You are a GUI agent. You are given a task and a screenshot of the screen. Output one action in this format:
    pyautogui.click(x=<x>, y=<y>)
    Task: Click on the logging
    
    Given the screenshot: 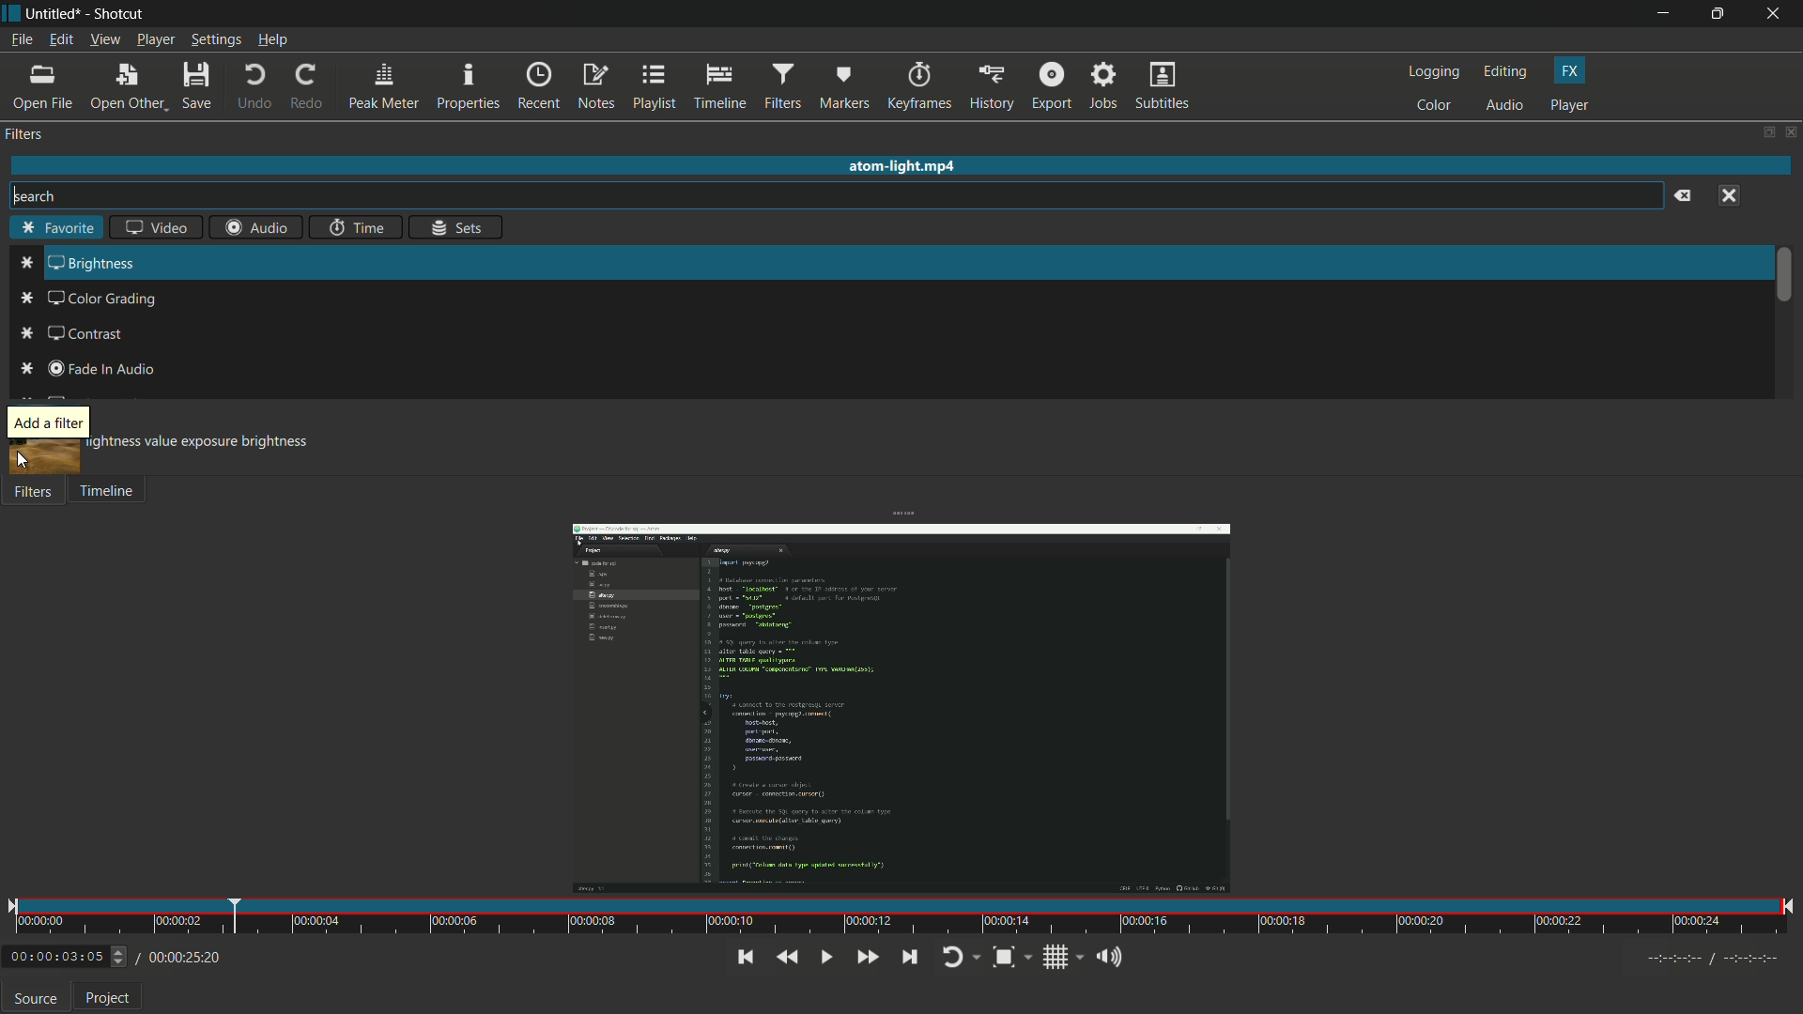 What is the action you would take?
    pyautogui.click(x=1433, y=72)
    